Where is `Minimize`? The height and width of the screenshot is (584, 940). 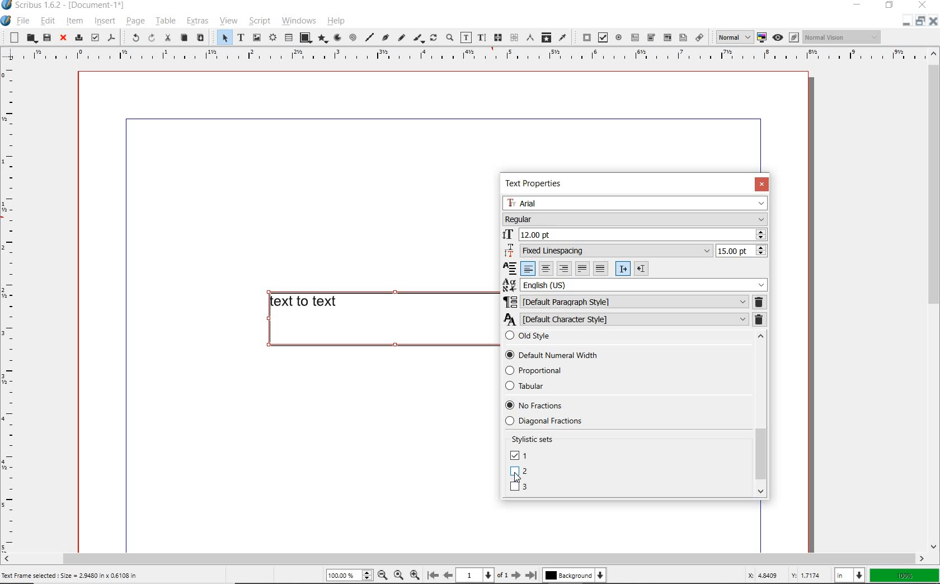
Minimize is located at coordinates (919, 22).